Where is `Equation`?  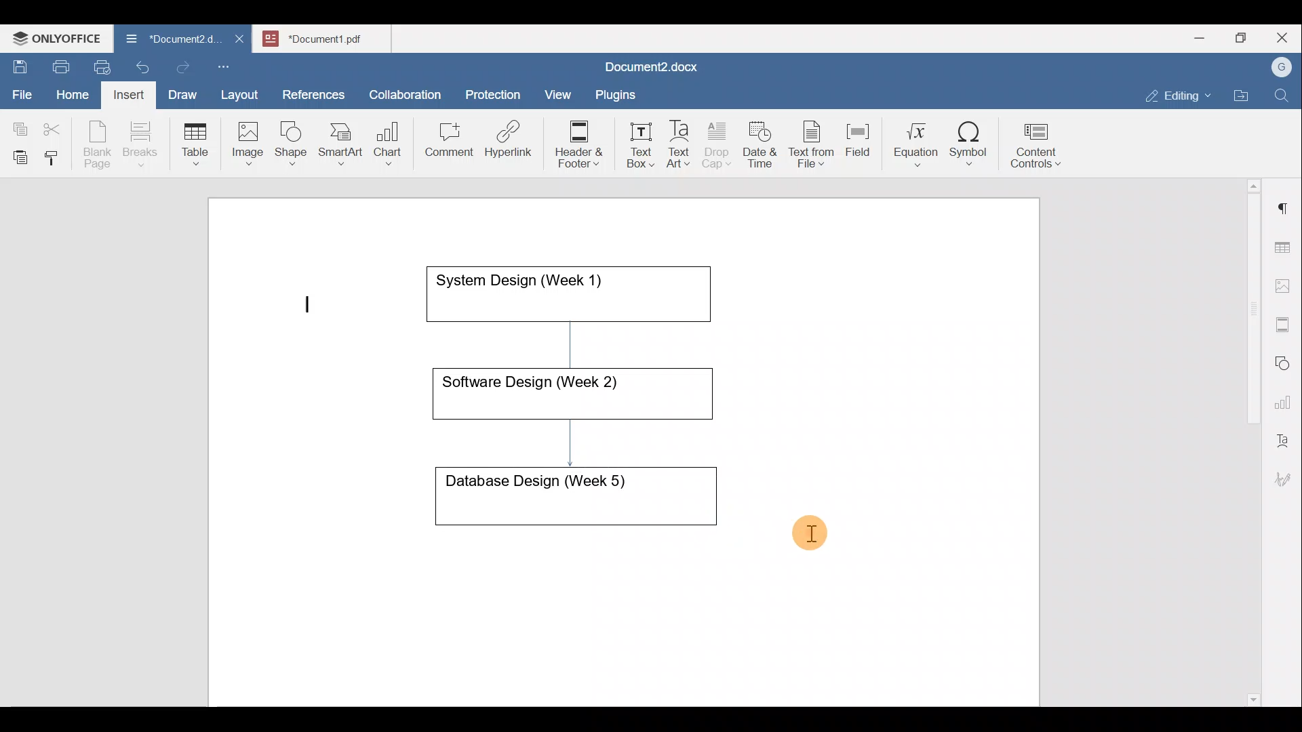 Equation is located at coordinates (919, 144).